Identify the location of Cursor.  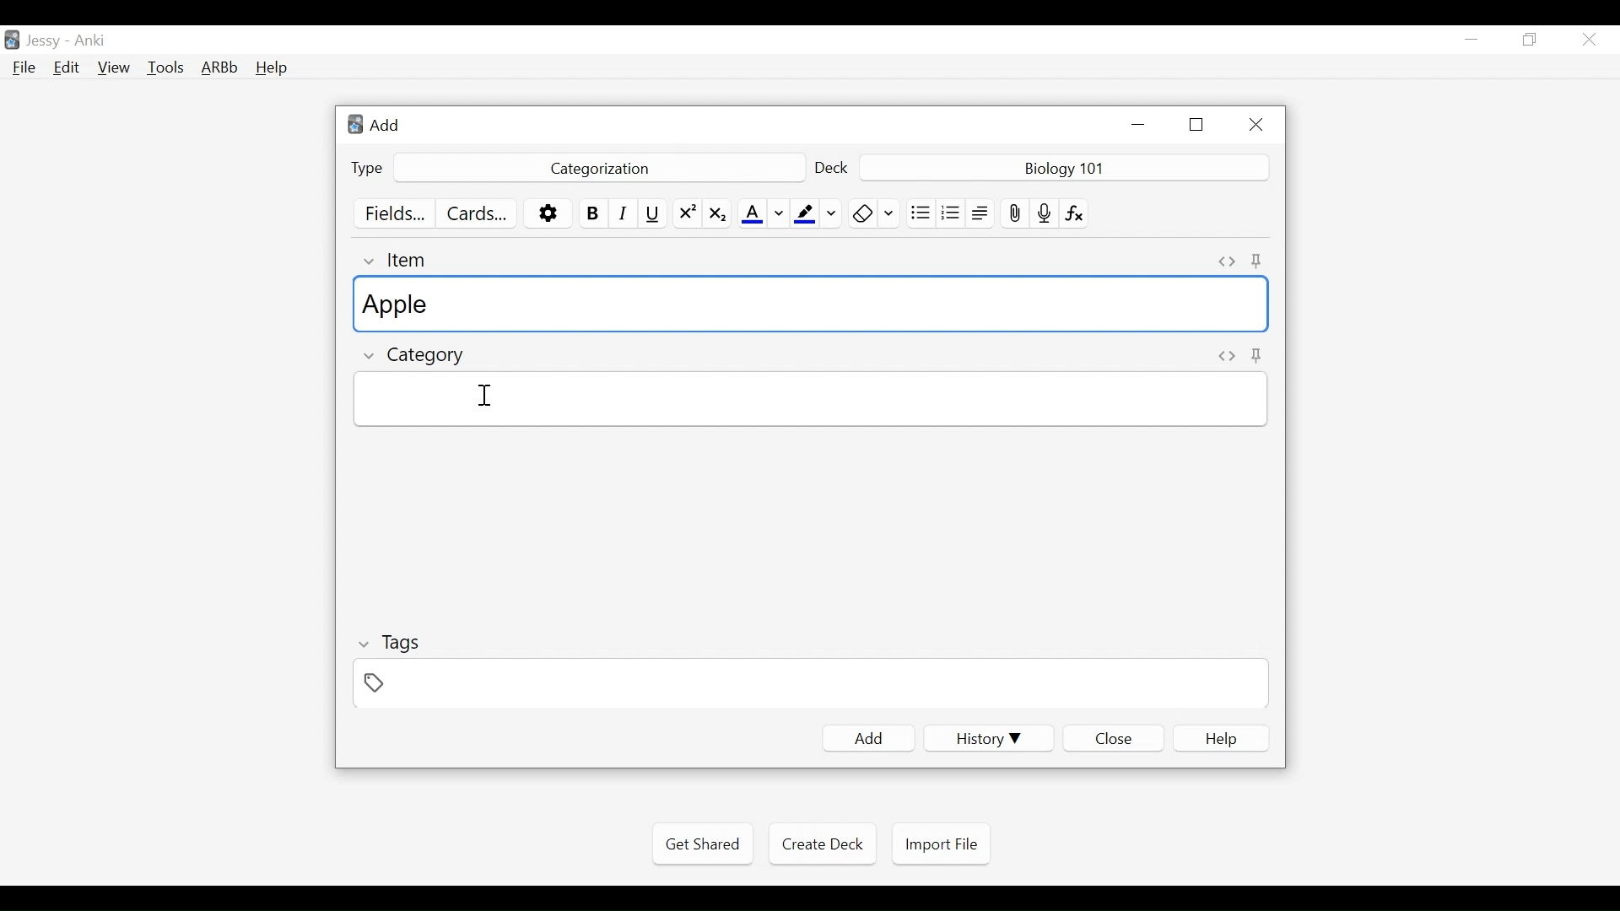
(484, 395).